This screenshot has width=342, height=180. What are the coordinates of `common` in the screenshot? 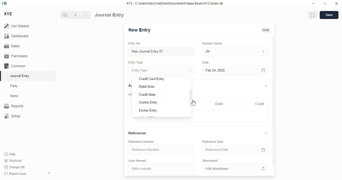 It's located at (15, 66).